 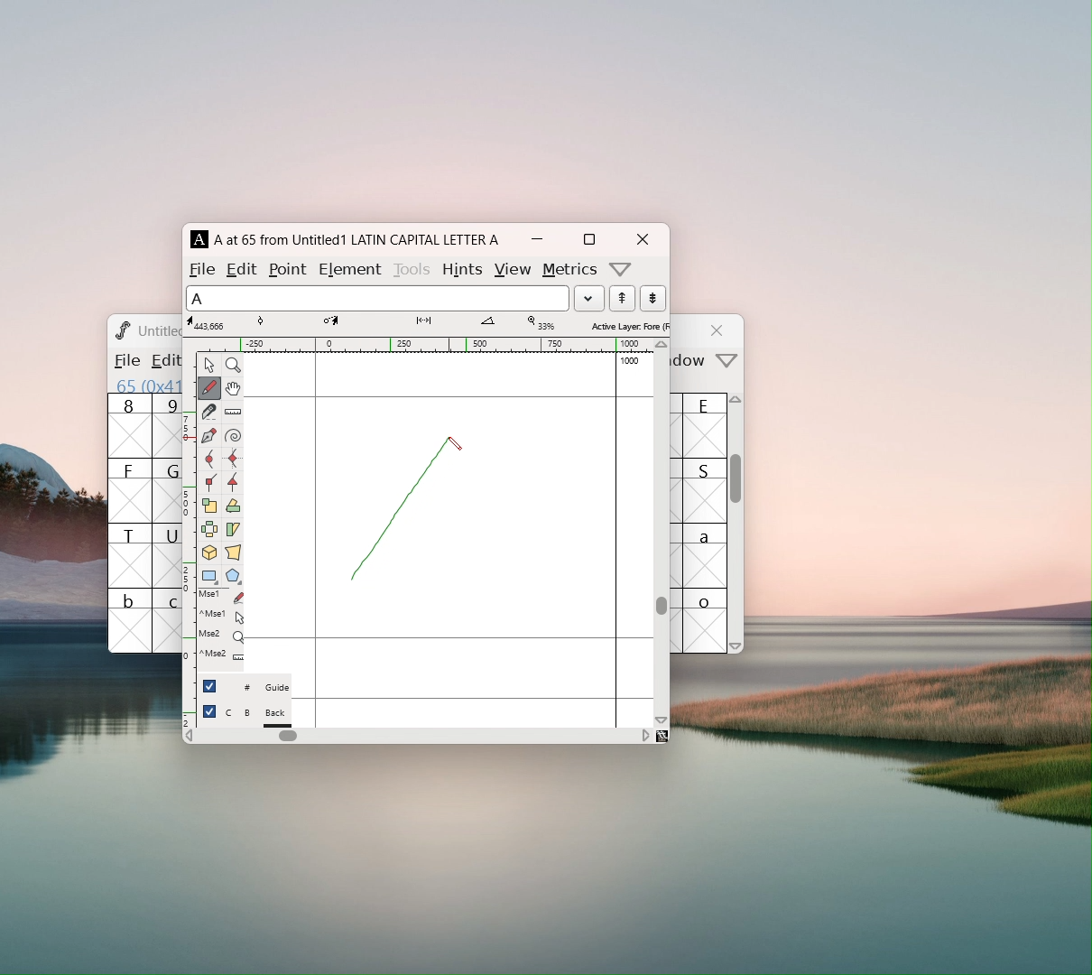 What do you see at coordinates (257, 688) in the screenshot?
I see `# Guide` at bounding box center [257, 688].